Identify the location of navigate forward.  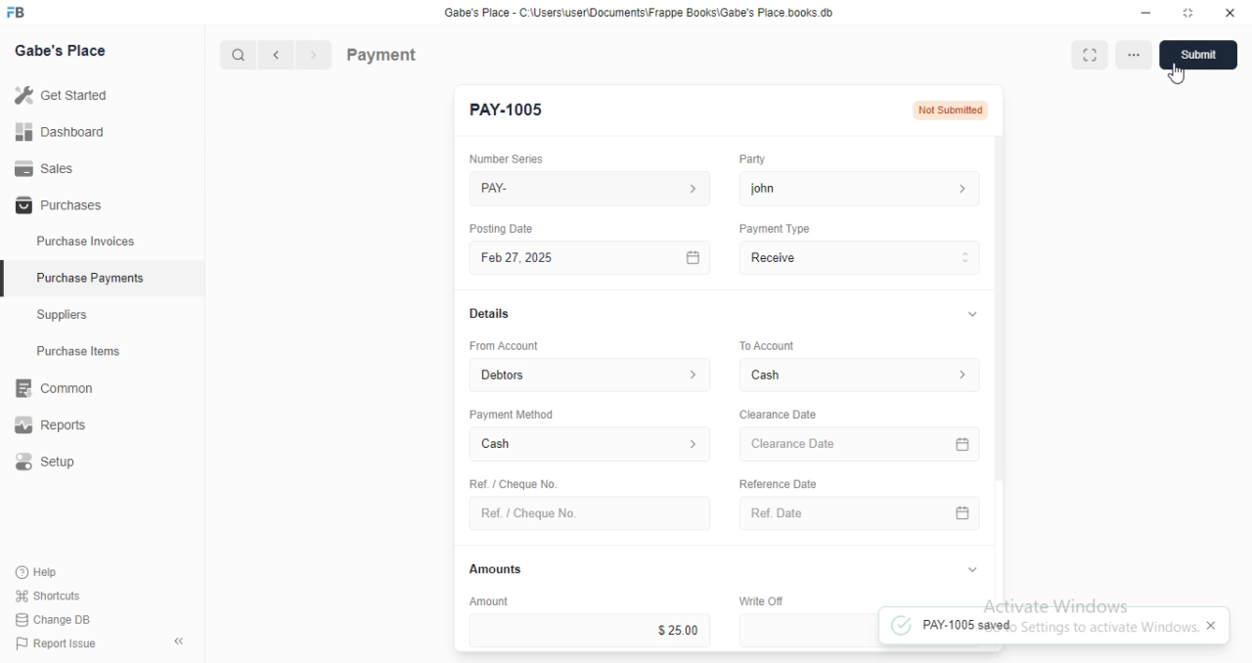
(315, 56).